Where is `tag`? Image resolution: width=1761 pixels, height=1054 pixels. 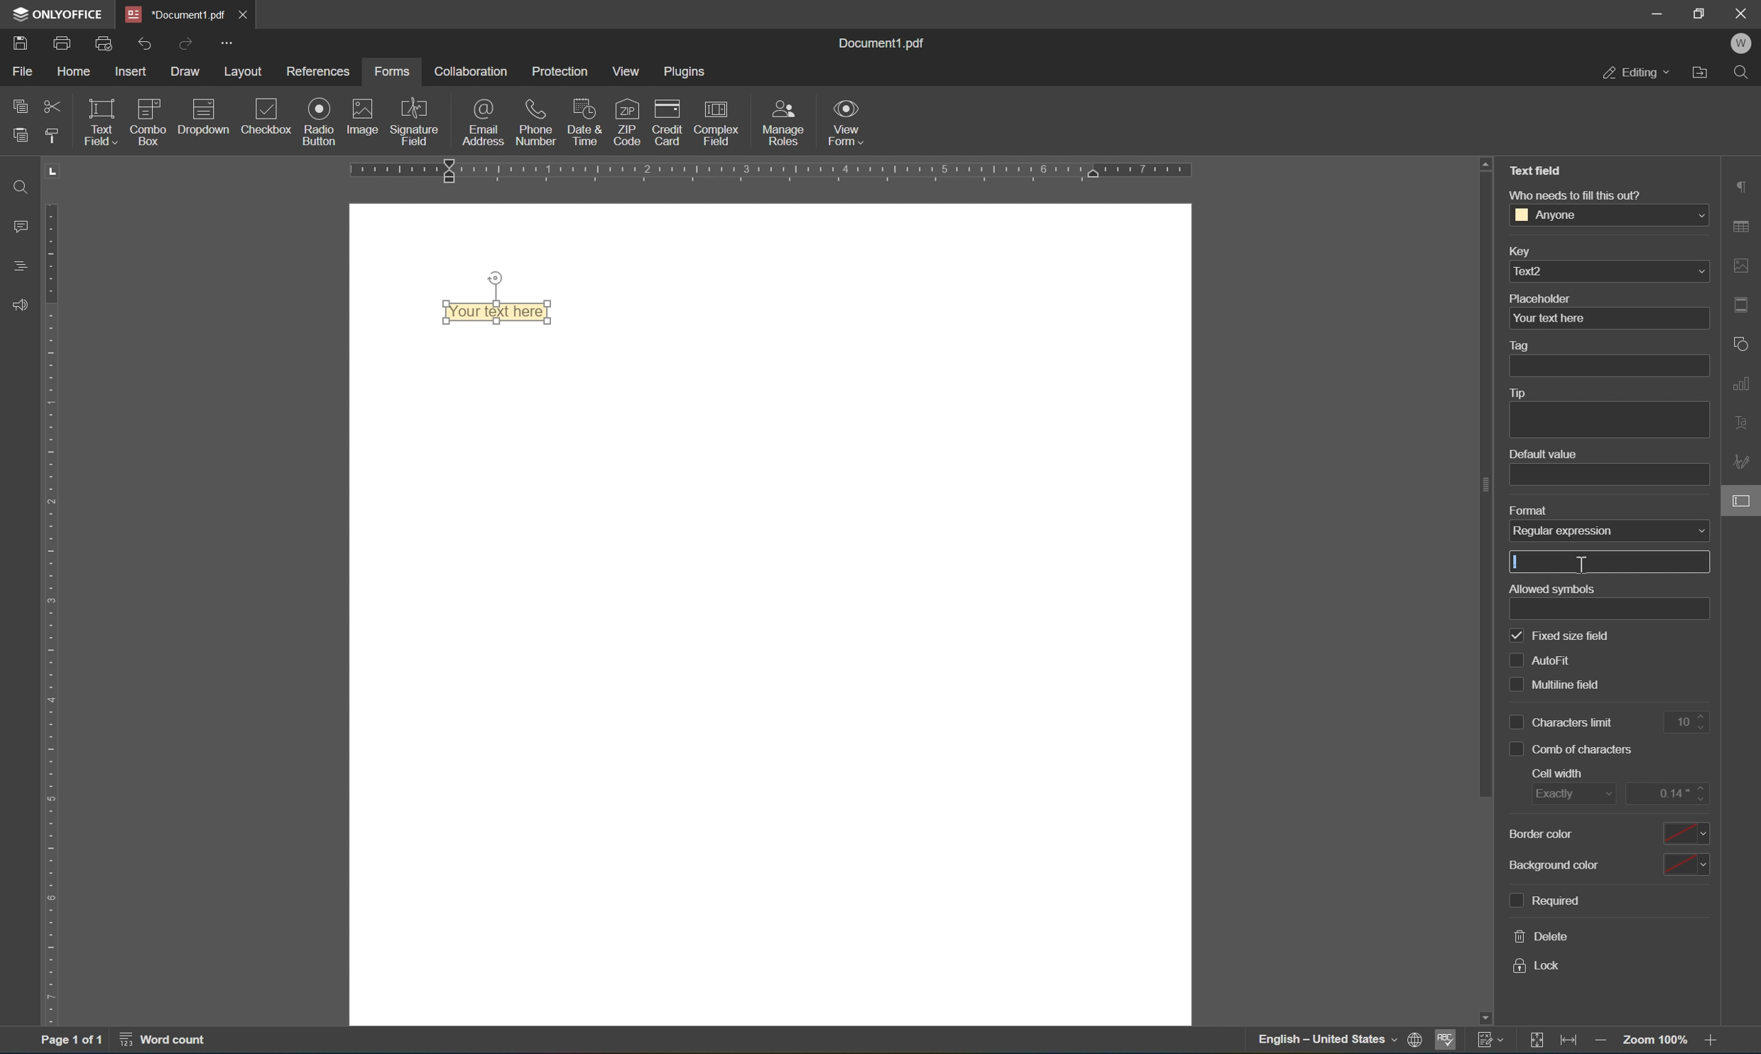 tag is located at coordinates (1525, 344).